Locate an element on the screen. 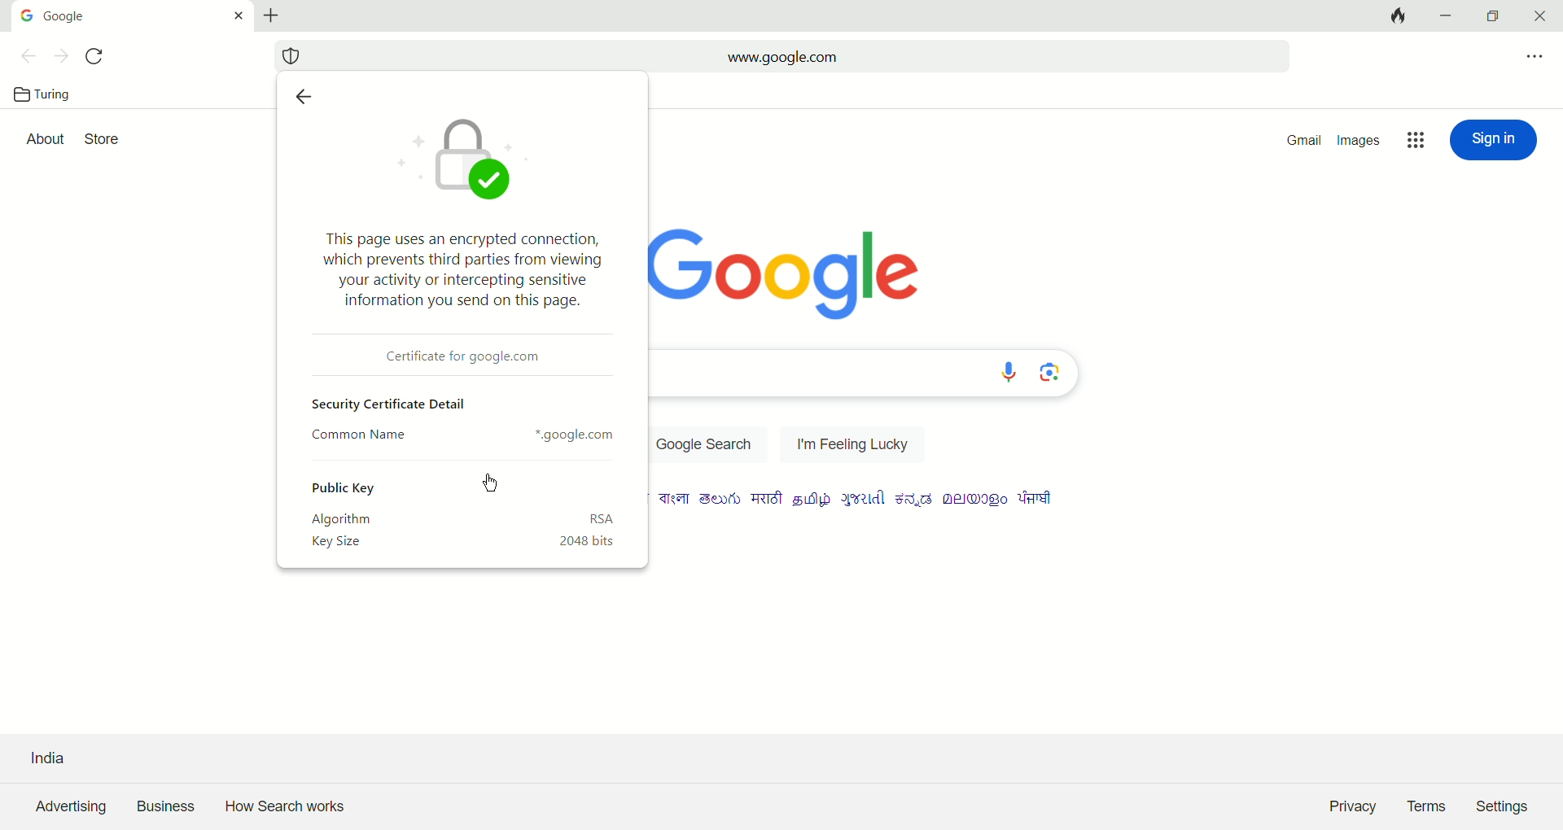  security is located at coordinates (290, 57).